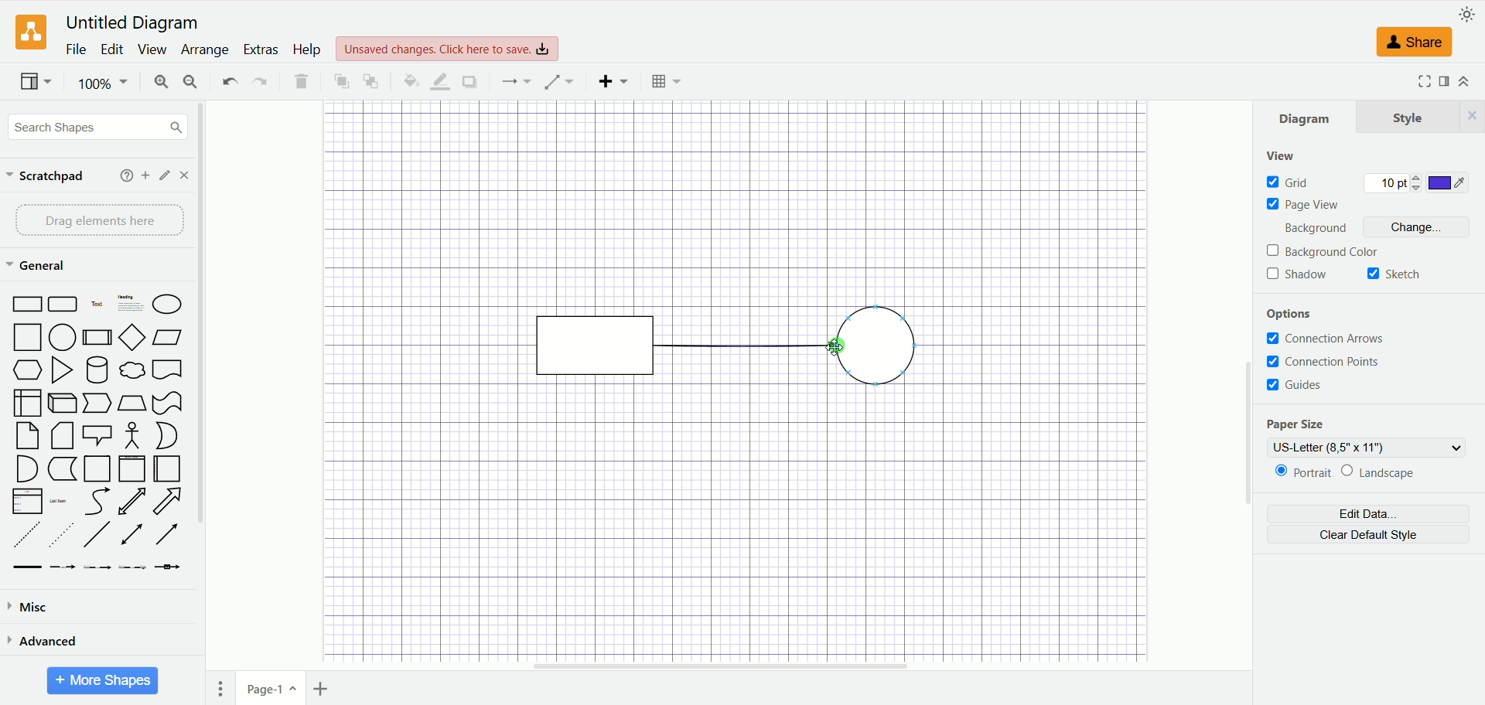 The width and height of the screenshot is (1485, 705). What do you see at coordinates (1293, 181) in the screenshot?
I see `grid` at bounding box center [1293, 181].